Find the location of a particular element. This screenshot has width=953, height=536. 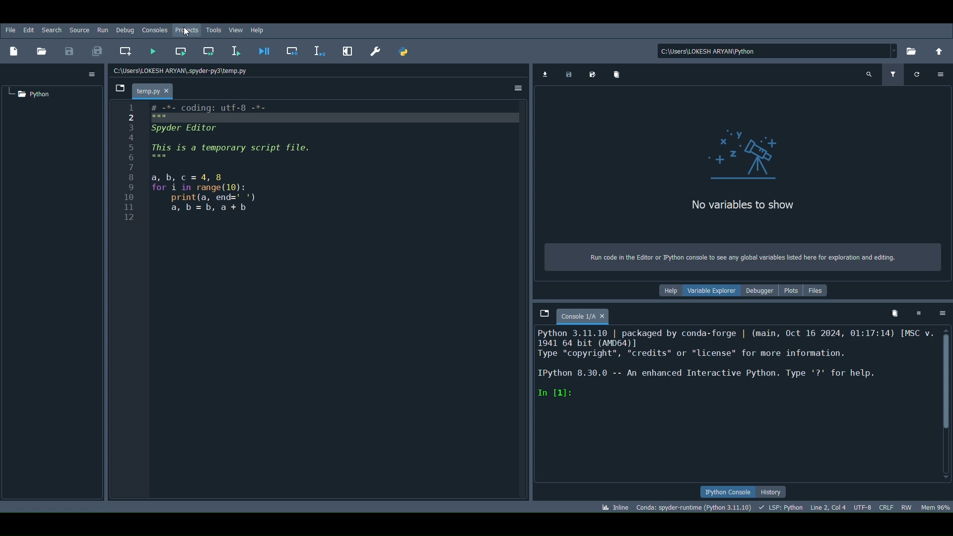

Open file (Ctrl + O) is located at coordinates (43, 51).